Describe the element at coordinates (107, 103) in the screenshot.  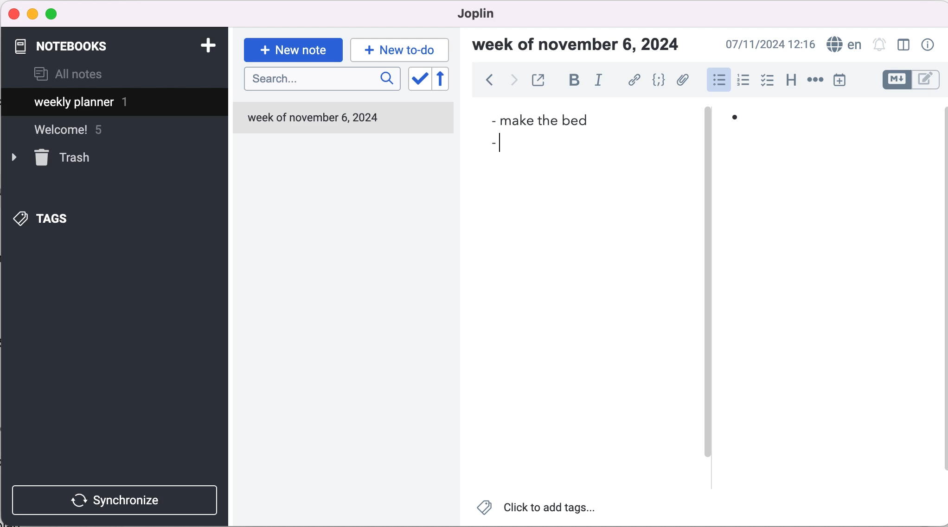
I see `weekly planner 1` at that location.